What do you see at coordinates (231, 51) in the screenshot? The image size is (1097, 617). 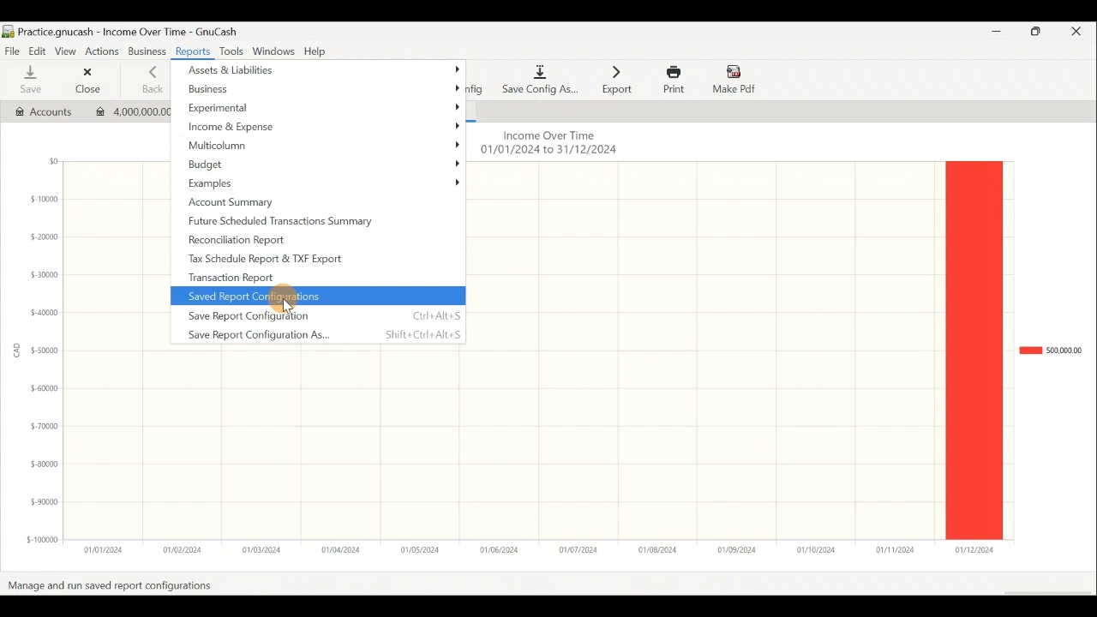 I see `Tools` at bounding box center [231, 51].